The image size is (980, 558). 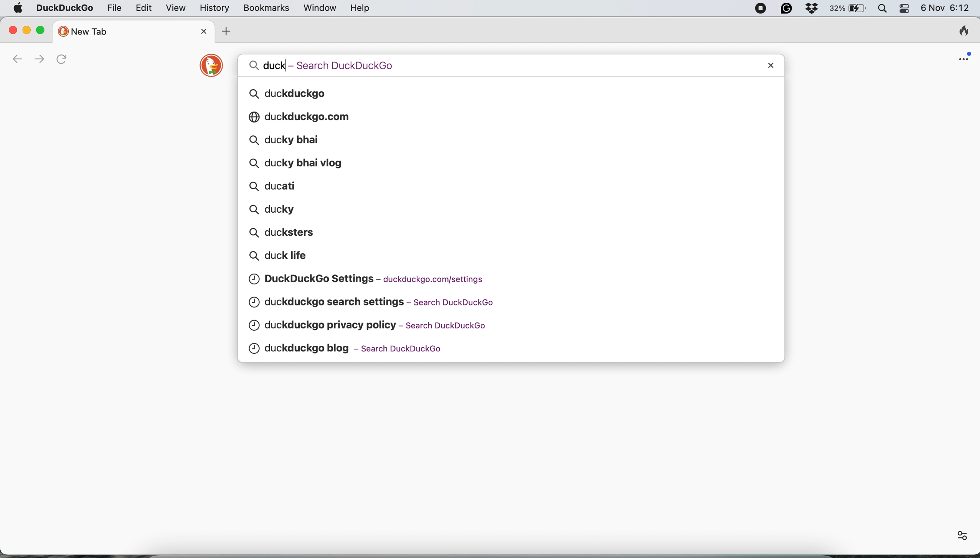 I want to click on dropbox, so click(x=812, y=8).